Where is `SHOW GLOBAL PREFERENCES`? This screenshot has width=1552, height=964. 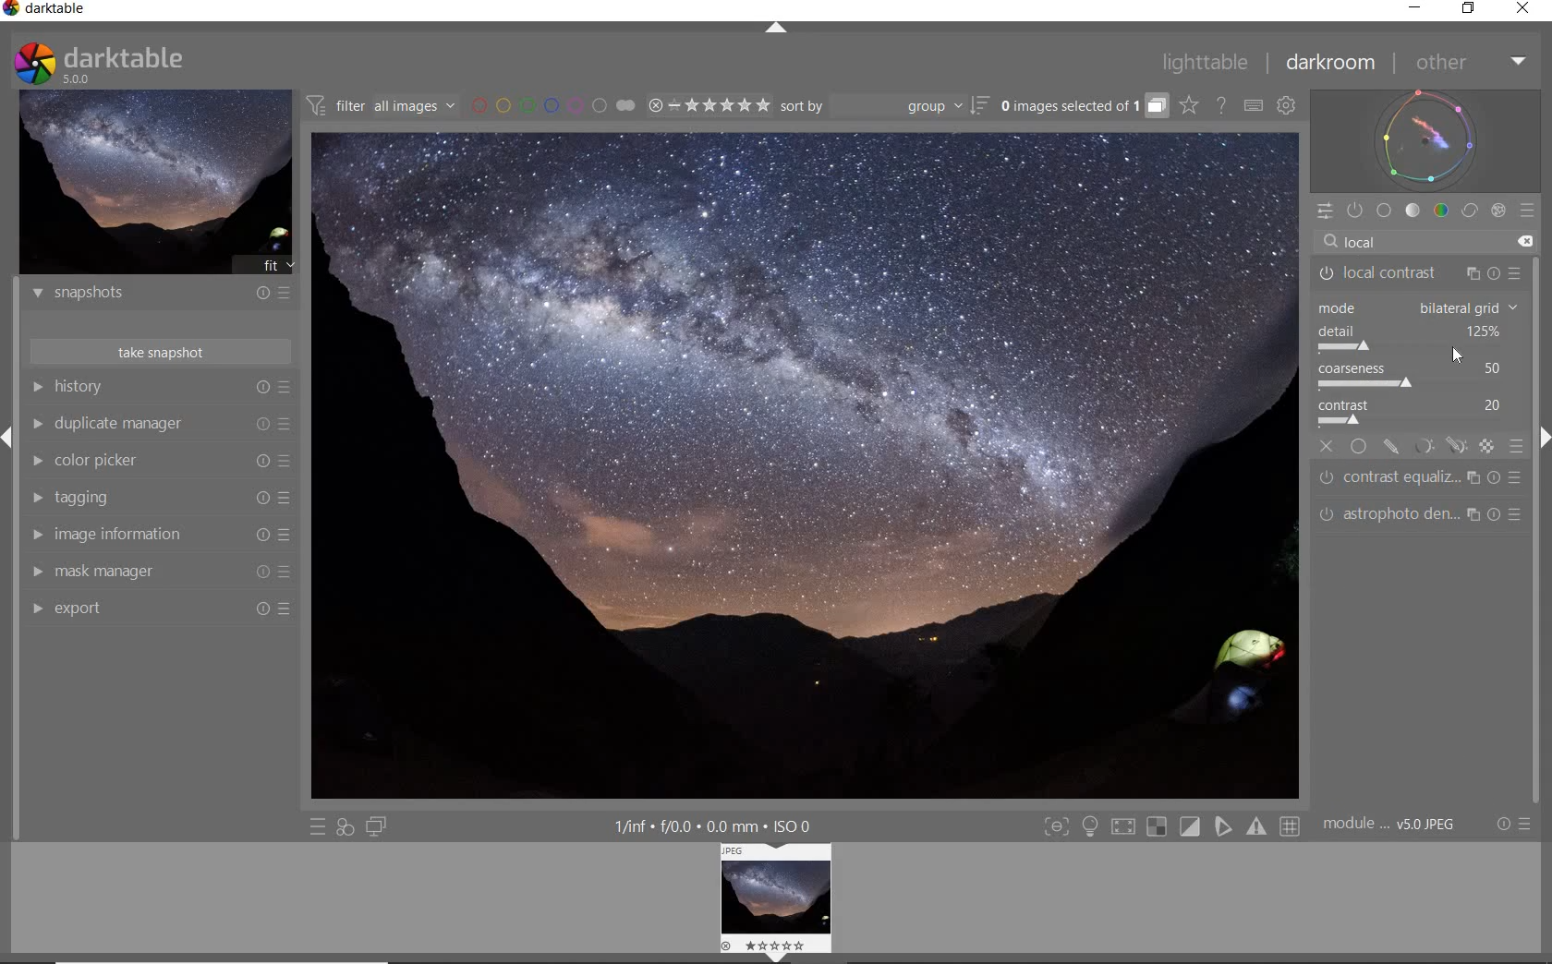 SHOW GLOBAL PREFERENCES is located at coordinates (1285, 104).